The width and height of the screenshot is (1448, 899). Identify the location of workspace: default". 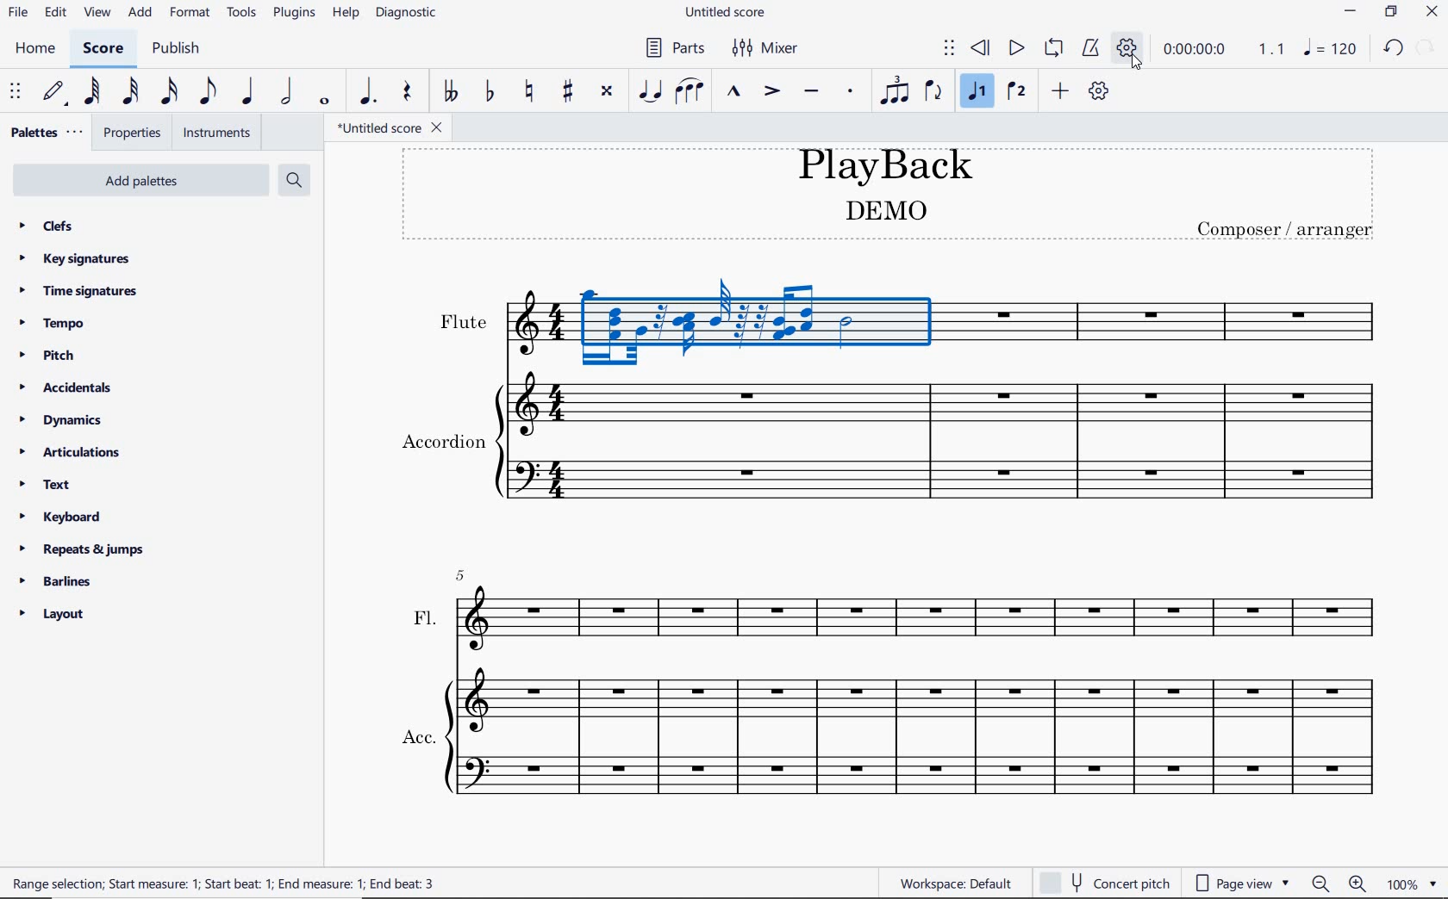
(951, 883).